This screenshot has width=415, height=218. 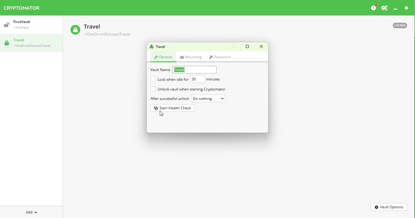 I want to click on Close, so click(x=261, y=47).